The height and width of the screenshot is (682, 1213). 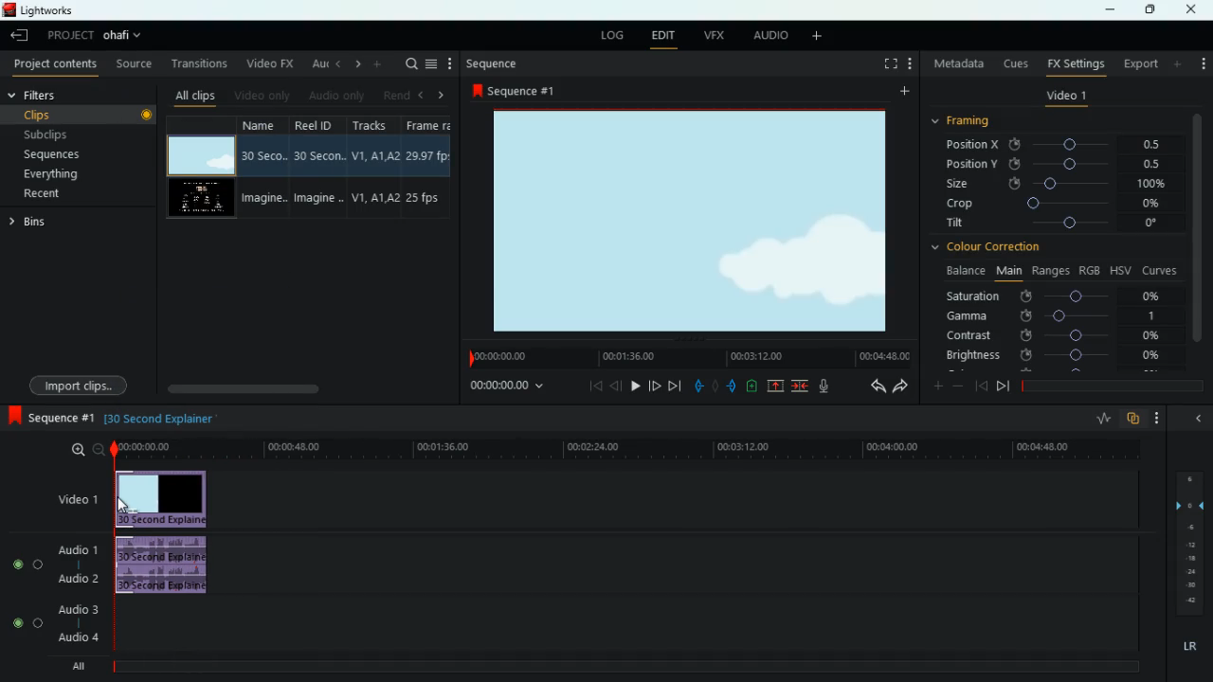 What do you see at coordinates (715, 386) in the screenshot?
I see `hold` at bounding box center [715, 386].